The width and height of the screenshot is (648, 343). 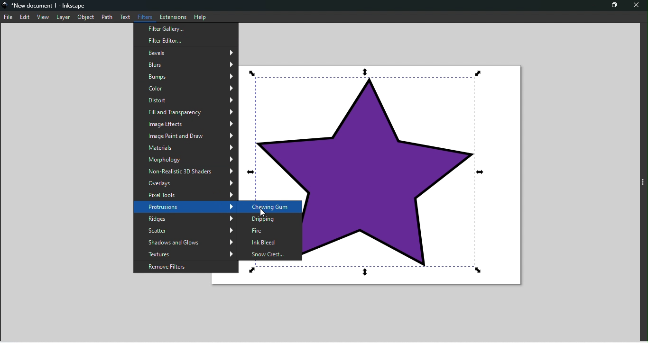 What do you see at coordinates (185, 110) in the screenshot?
I see `Fill and Transparency` at bounding box center [185, 110].